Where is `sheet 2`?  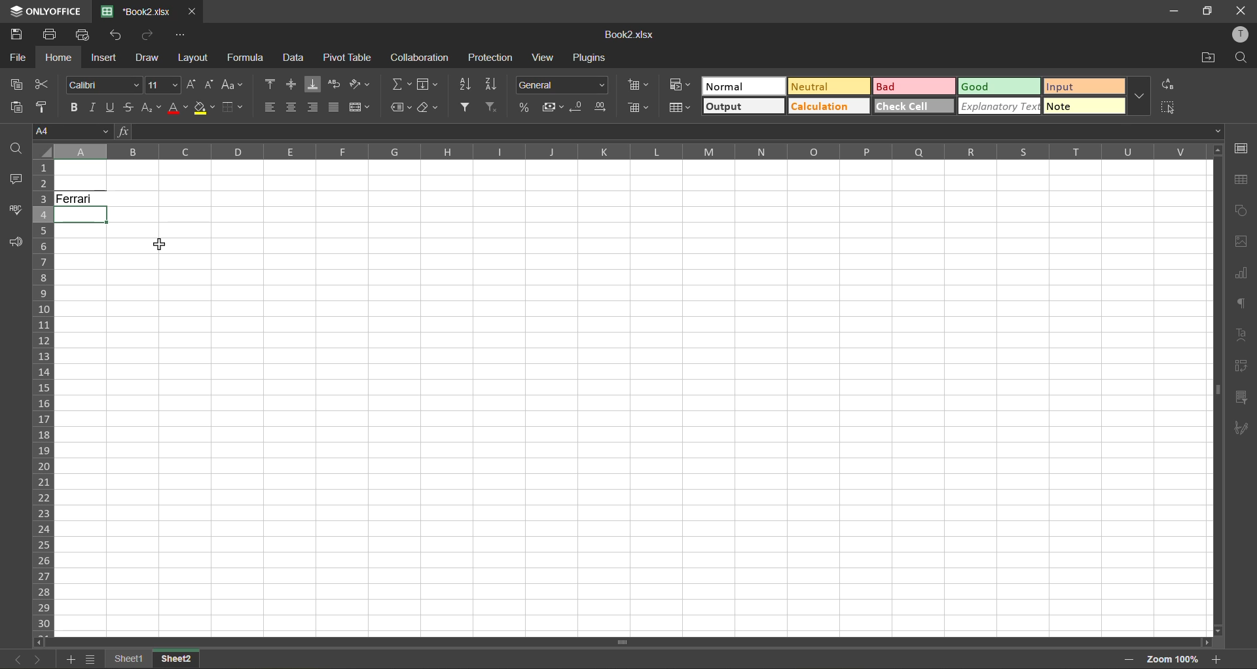
sheet 2 is located at coordinates (178, 660).